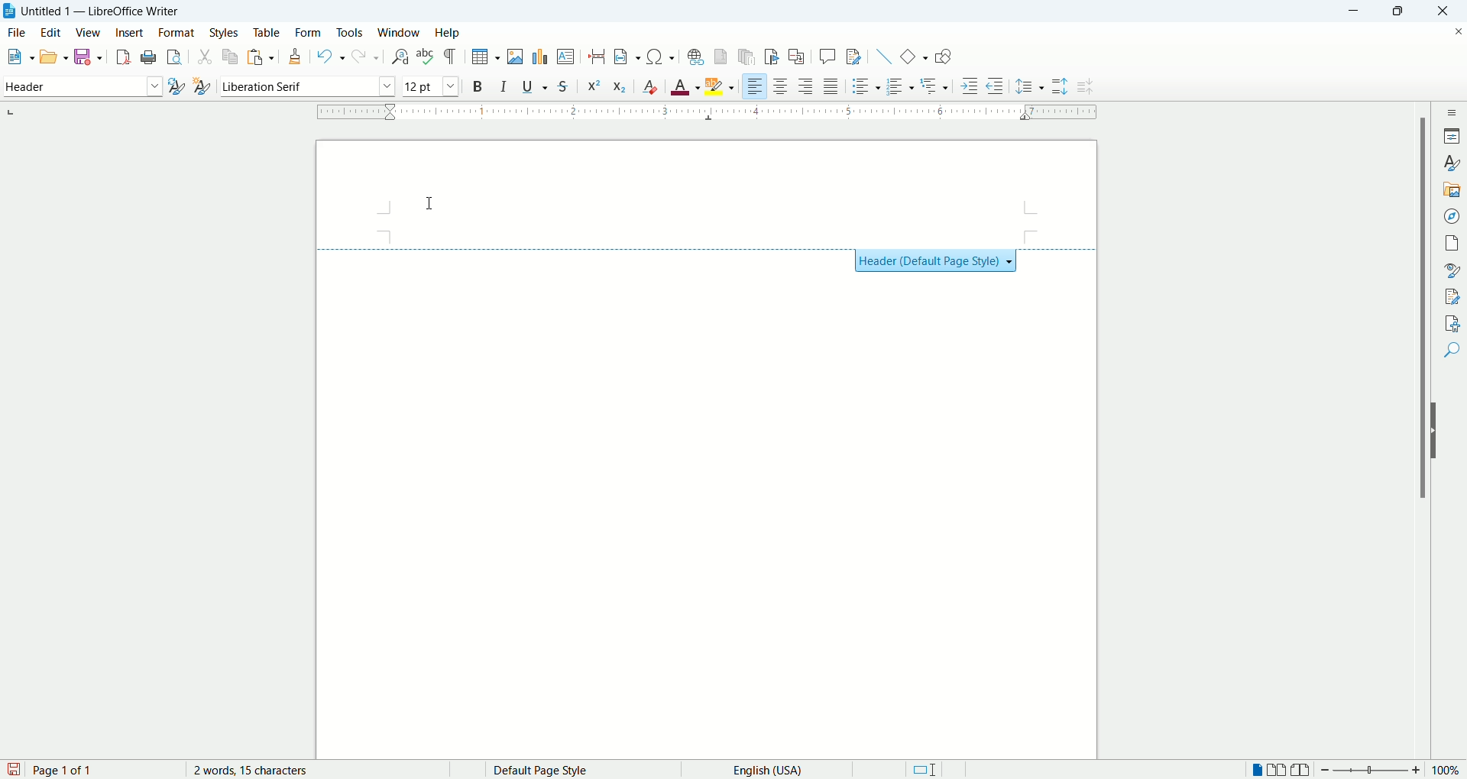 This screenshot has width=1467, height=779. I want to click on close document, so click(1455, 34).